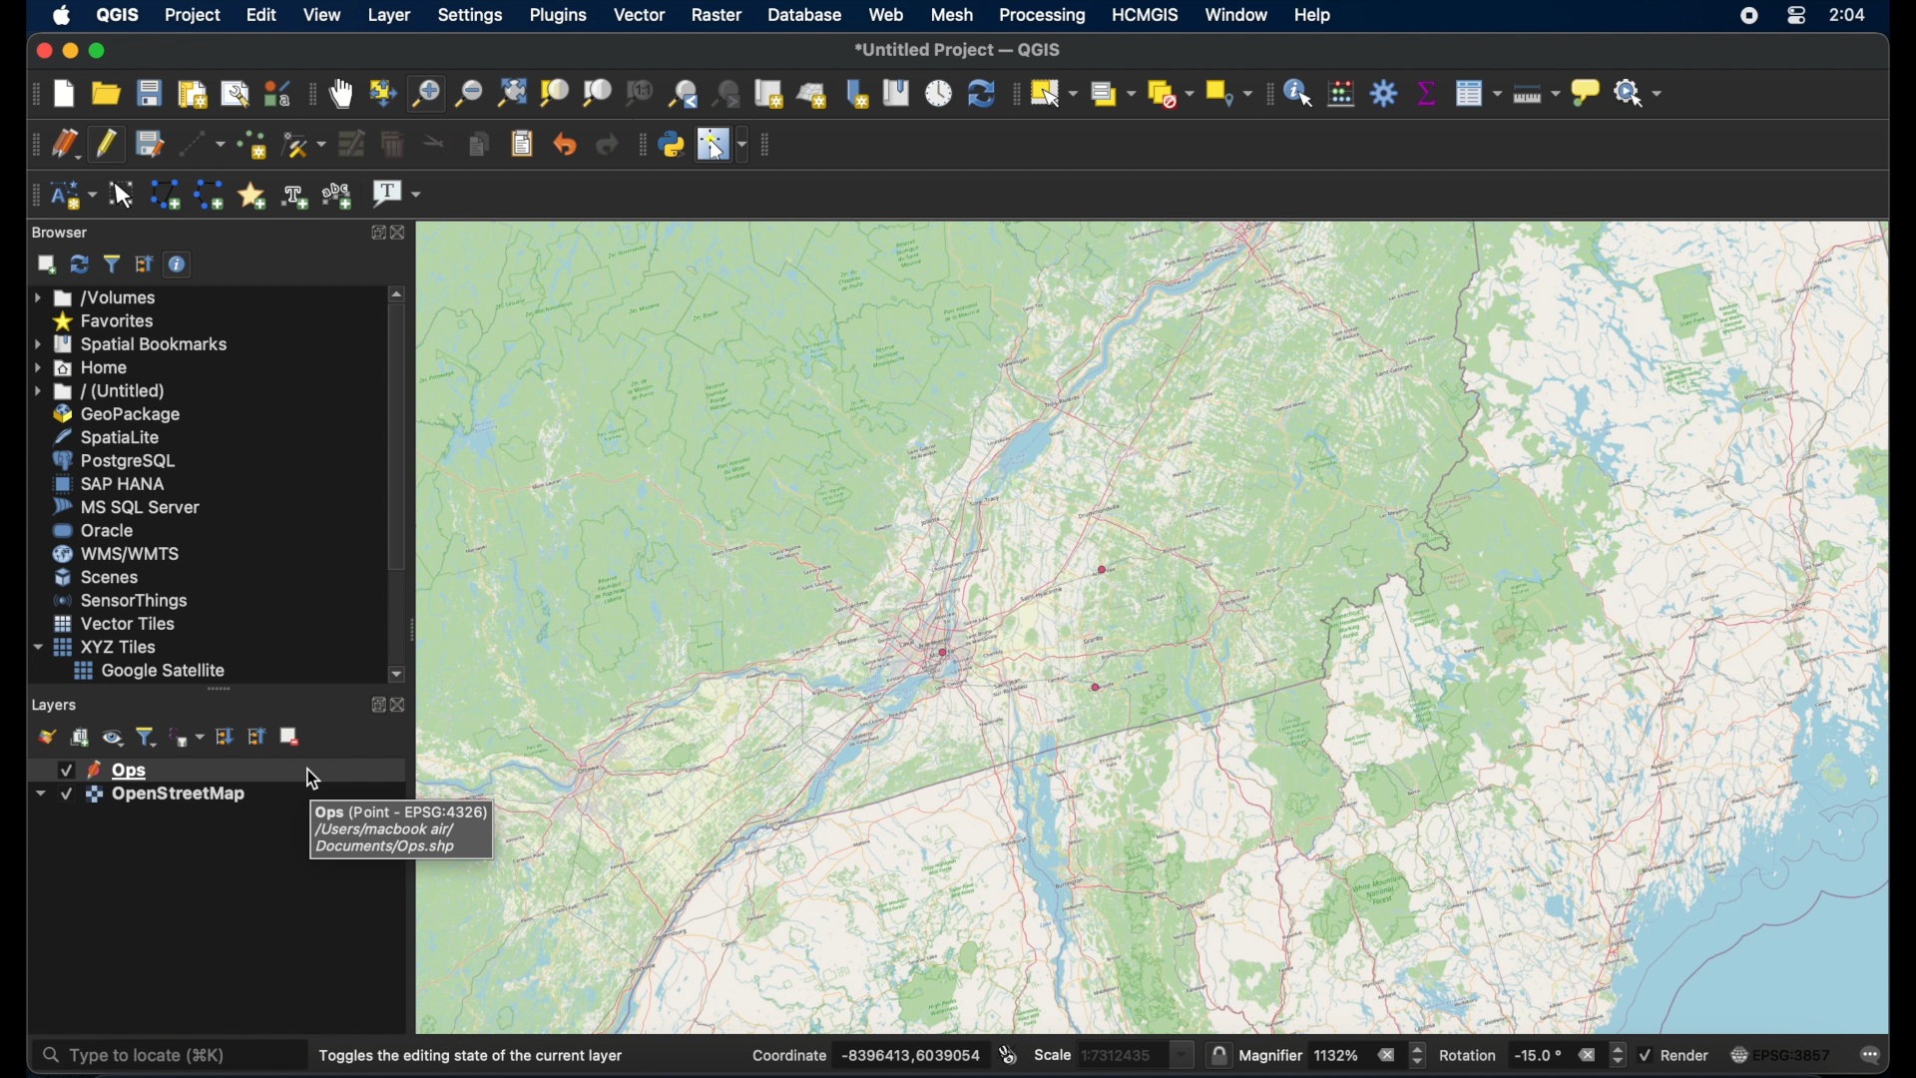  Describe the element at coordinates (99, 52) in the screenshot. I see `maximize` at that location.